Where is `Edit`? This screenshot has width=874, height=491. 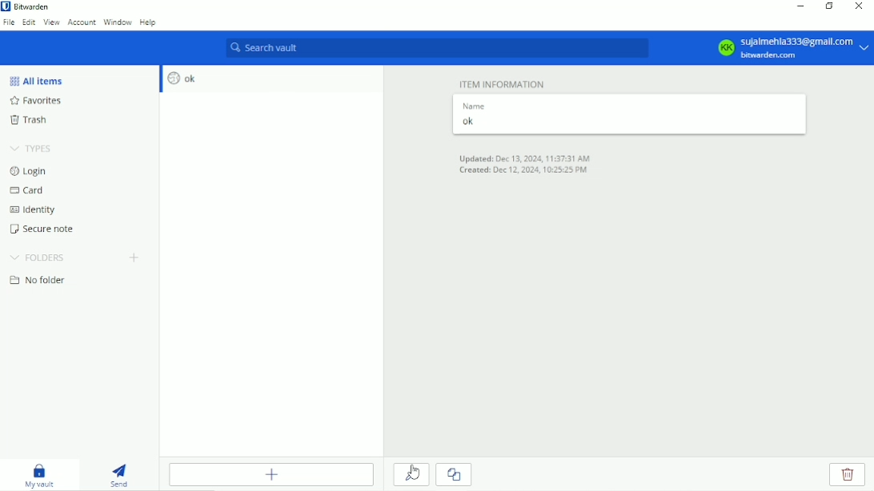
Edit is located at coordinates (29, 23).